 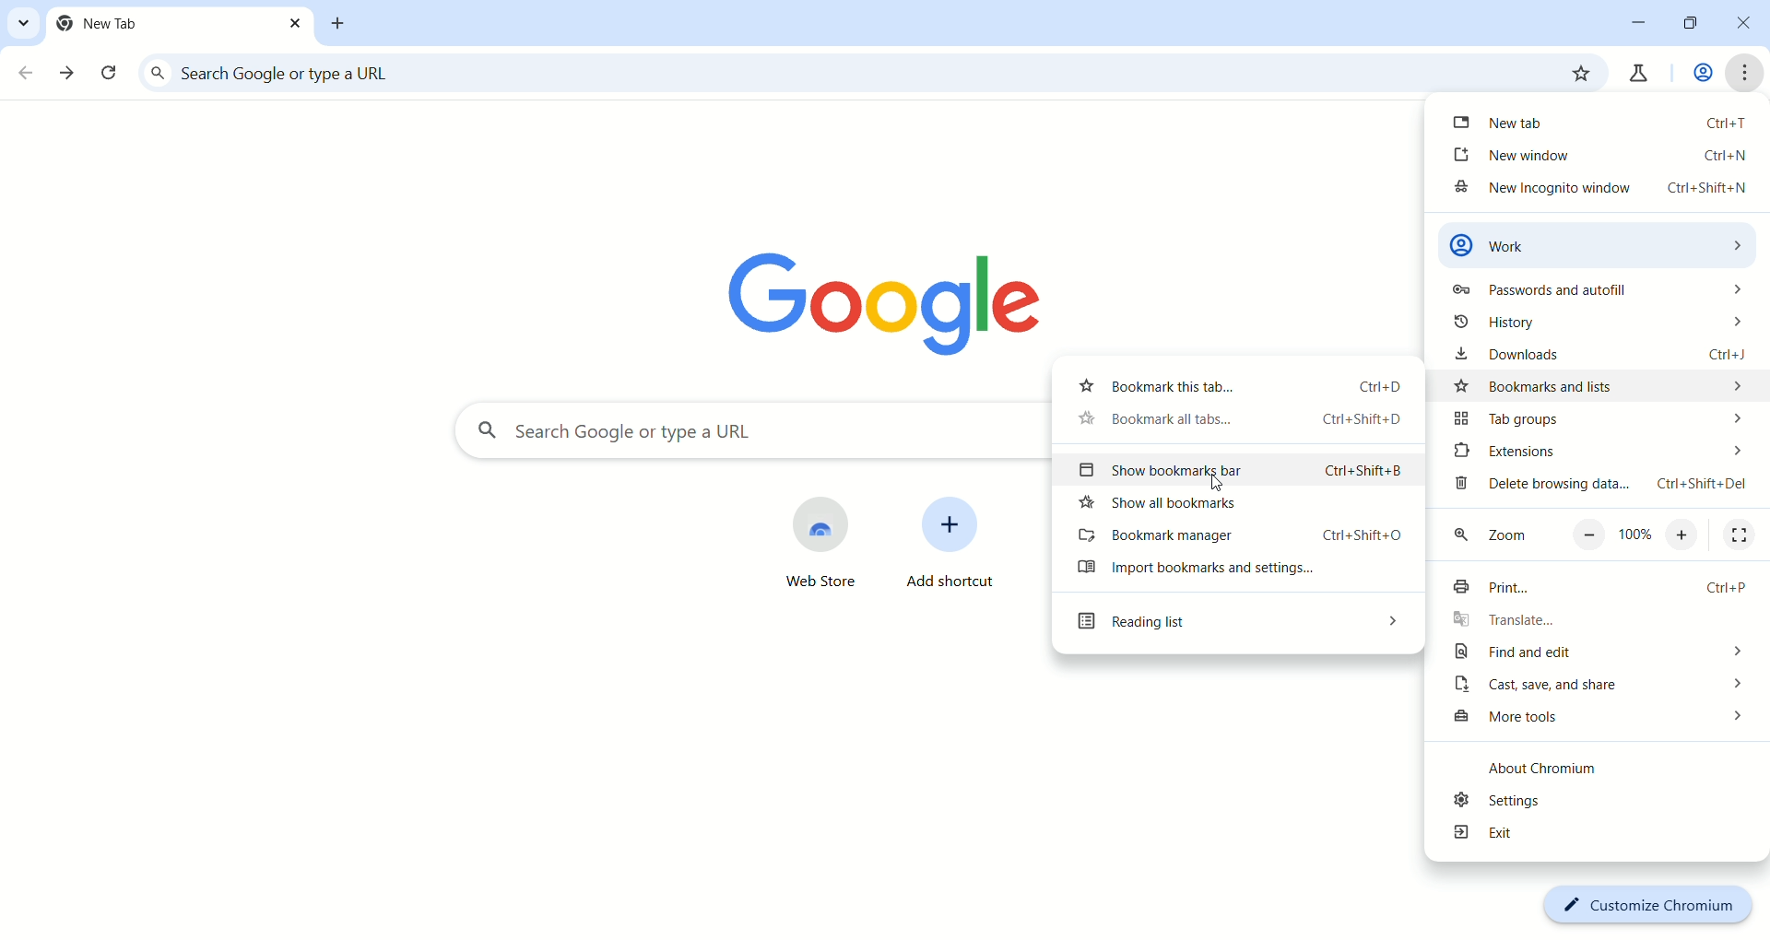 What do you see at coordinates (69, 74) in the screenshot?
I see `go forward` at bounding box center [69, 74].